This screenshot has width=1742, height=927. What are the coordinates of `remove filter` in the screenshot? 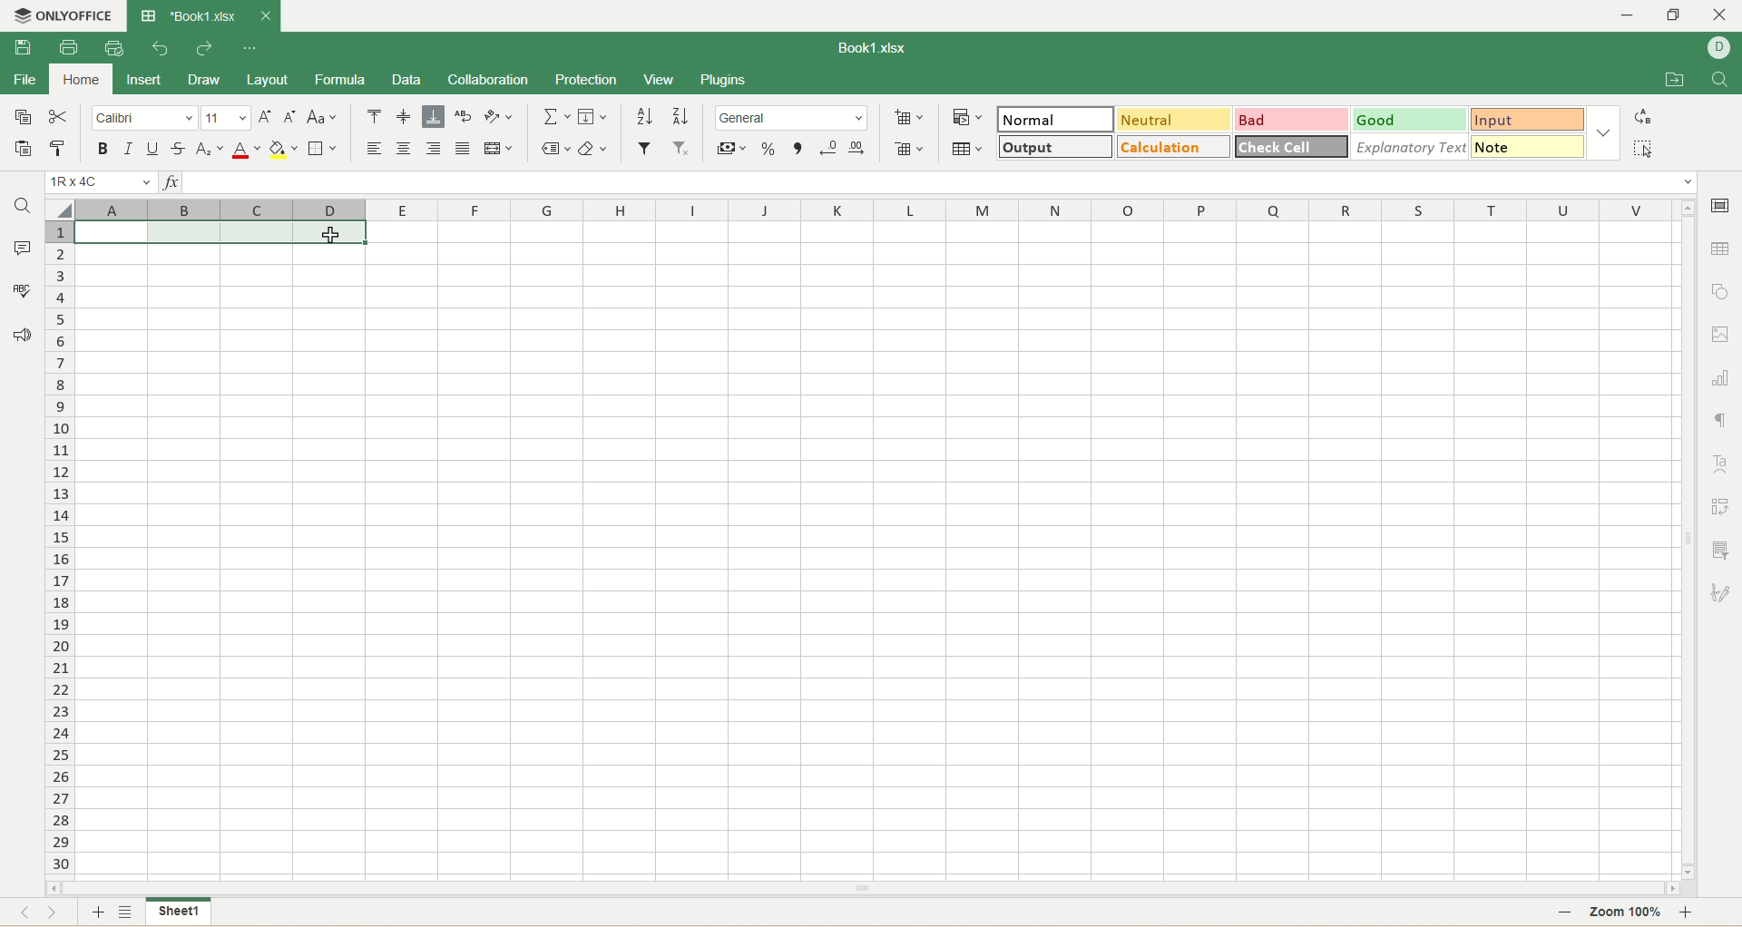 It's located at (680, 148).